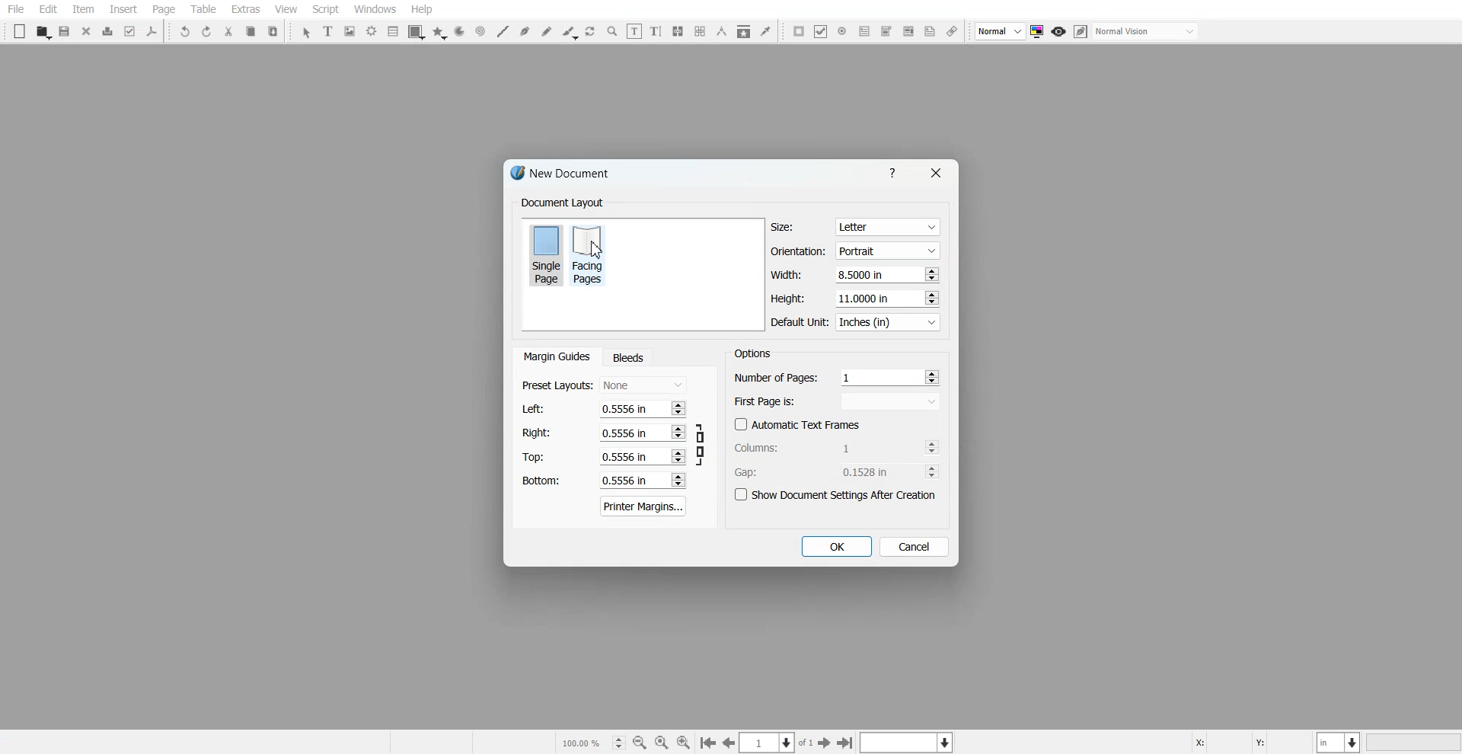 This screenshot has height=754, width=1462. Describe the element at coordinates (326, 9) in the screenshot. I see `Script` at that location.